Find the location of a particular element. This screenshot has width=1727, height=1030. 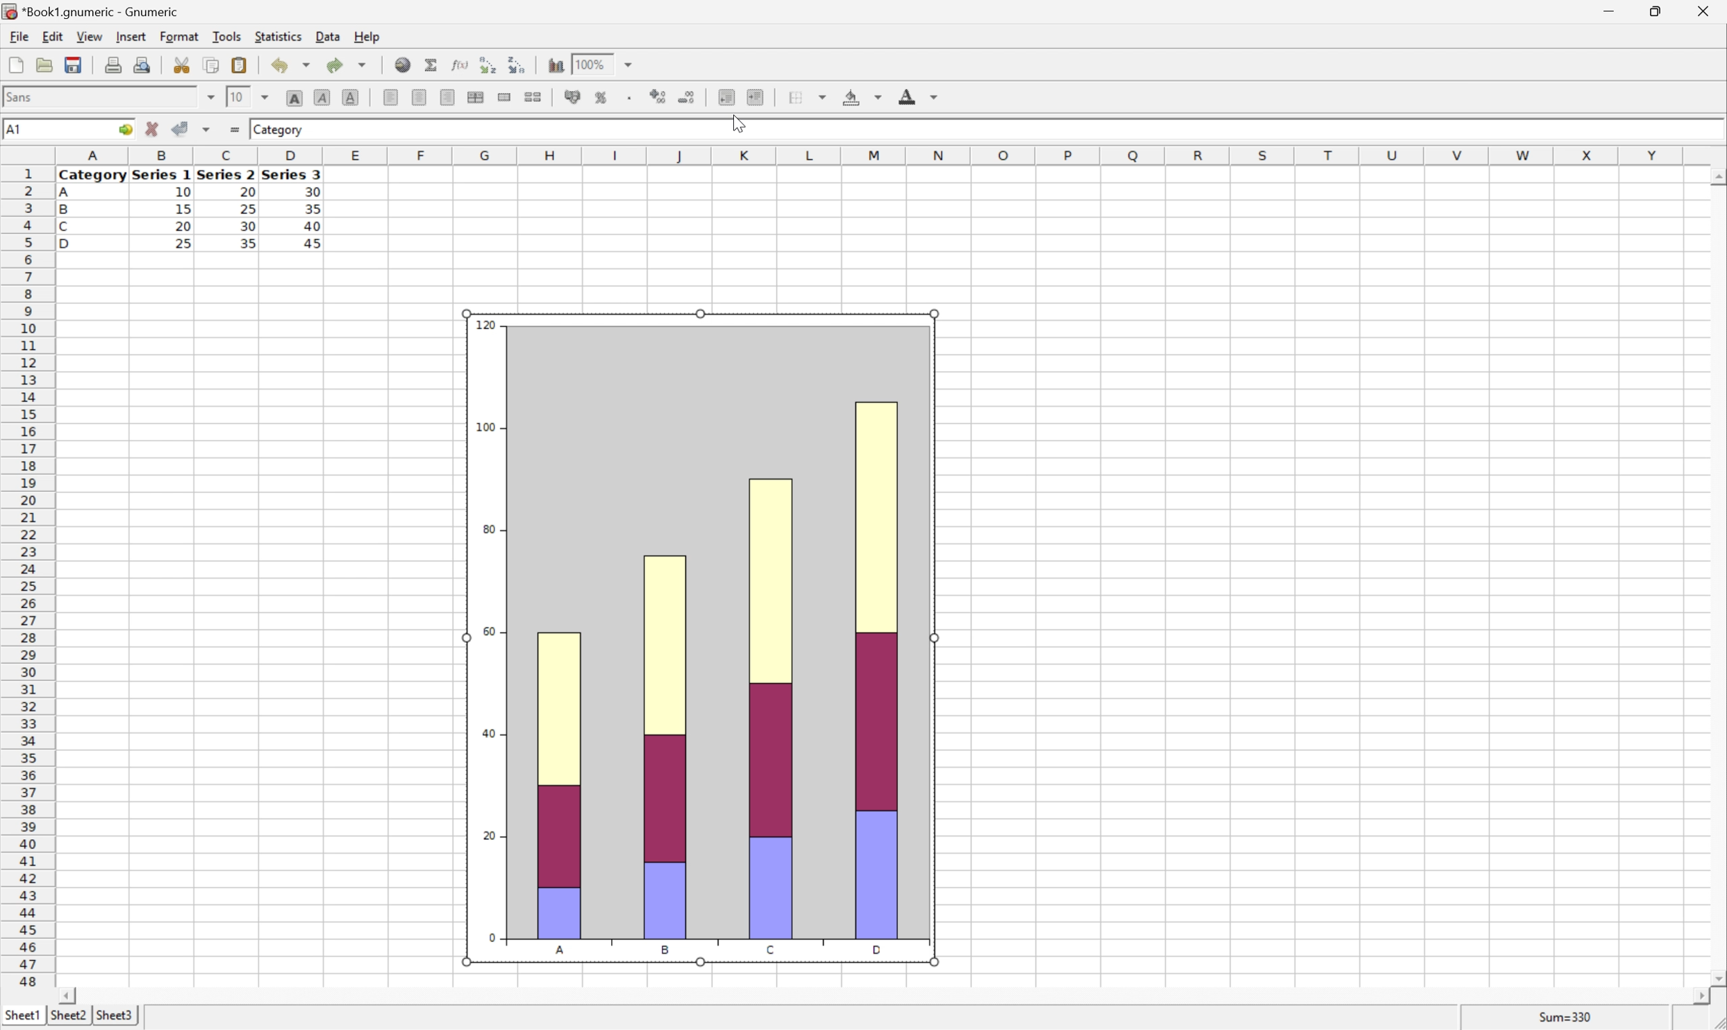

Underline is located at coordinates (351, 96).